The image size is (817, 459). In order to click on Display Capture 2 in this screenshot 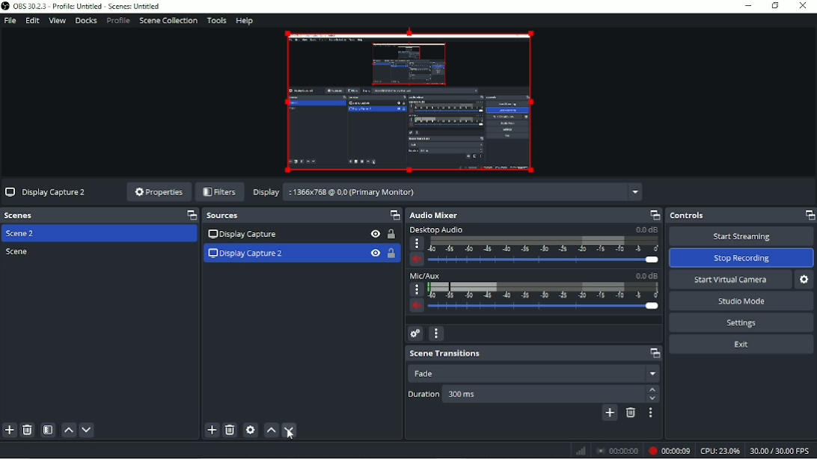, I will do `click(47, 193)`.